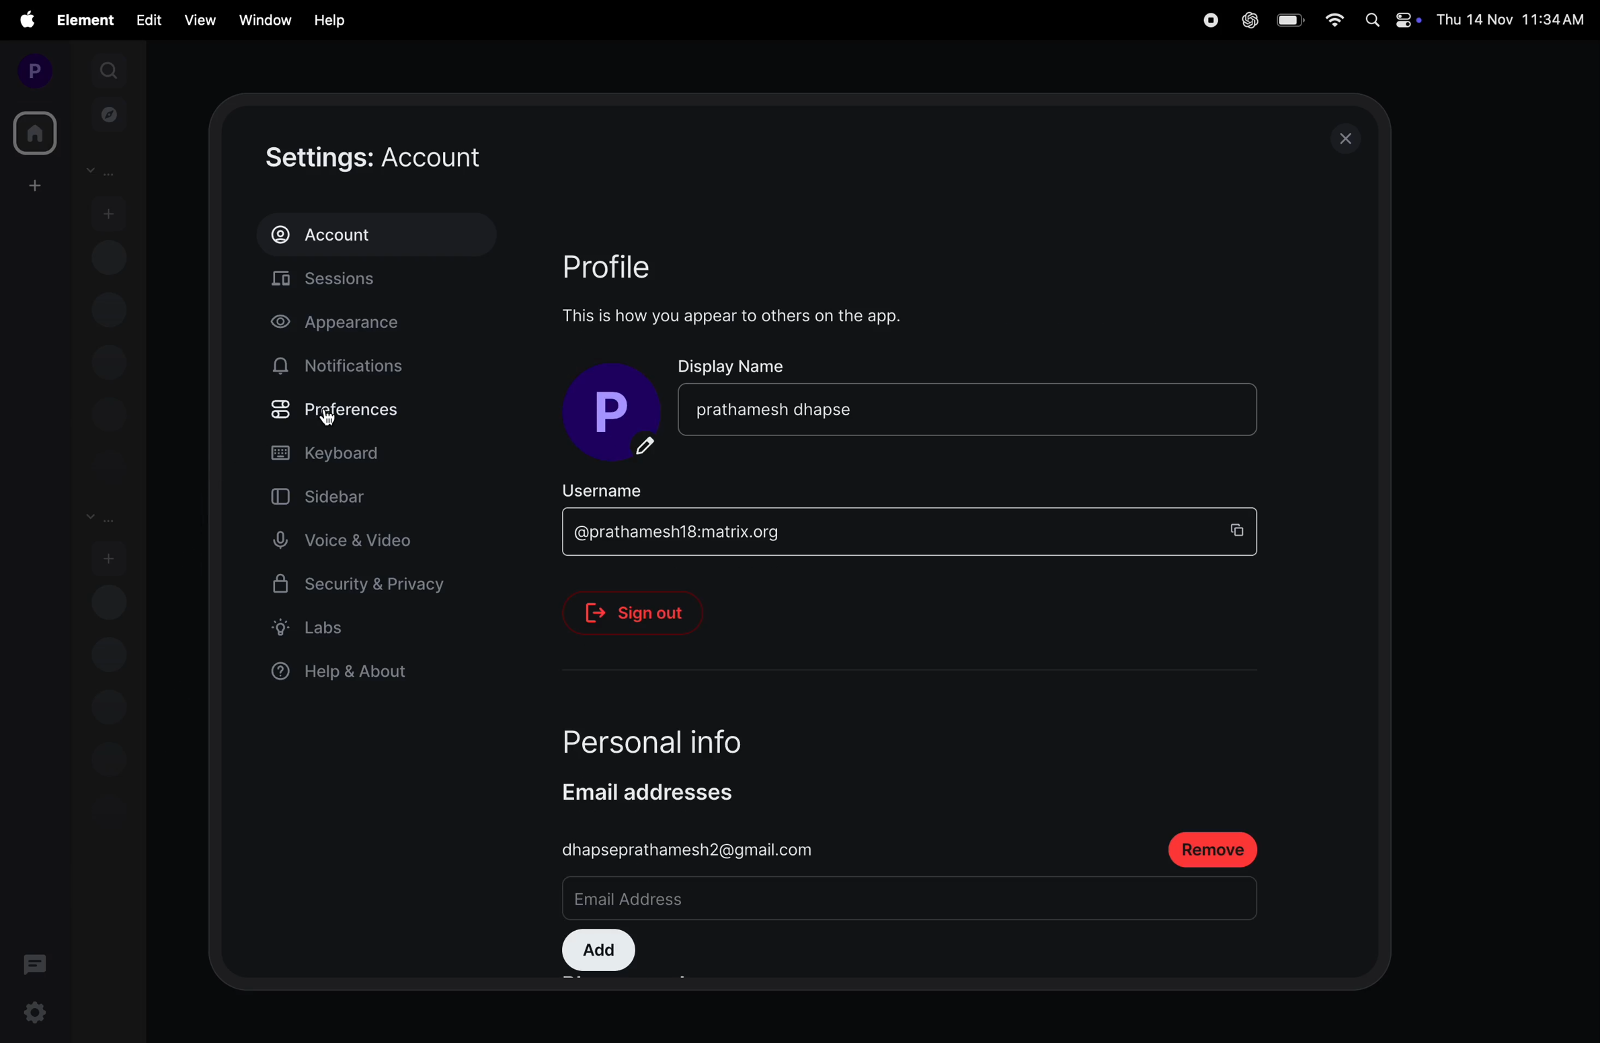  I want to click on people, so click(100, 172).